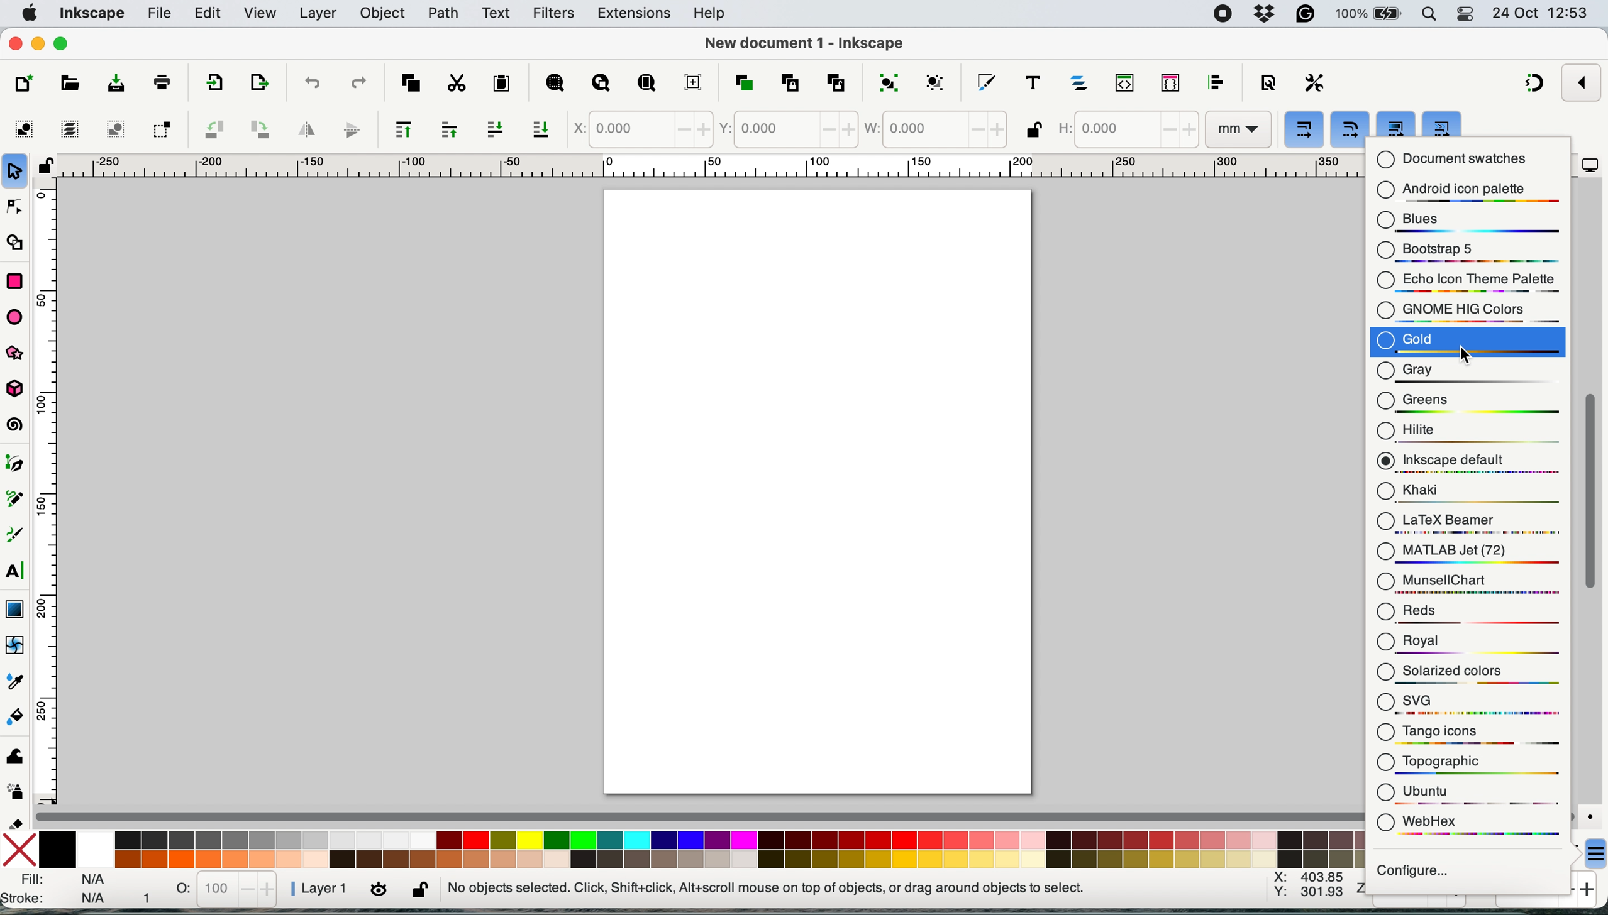 Image resolution: width=1608 pixels, height=915 pixels. Describe the element at coordinates (1031, 131) in the screenshot. I see `when locked change height and width by same proportion` at that location.